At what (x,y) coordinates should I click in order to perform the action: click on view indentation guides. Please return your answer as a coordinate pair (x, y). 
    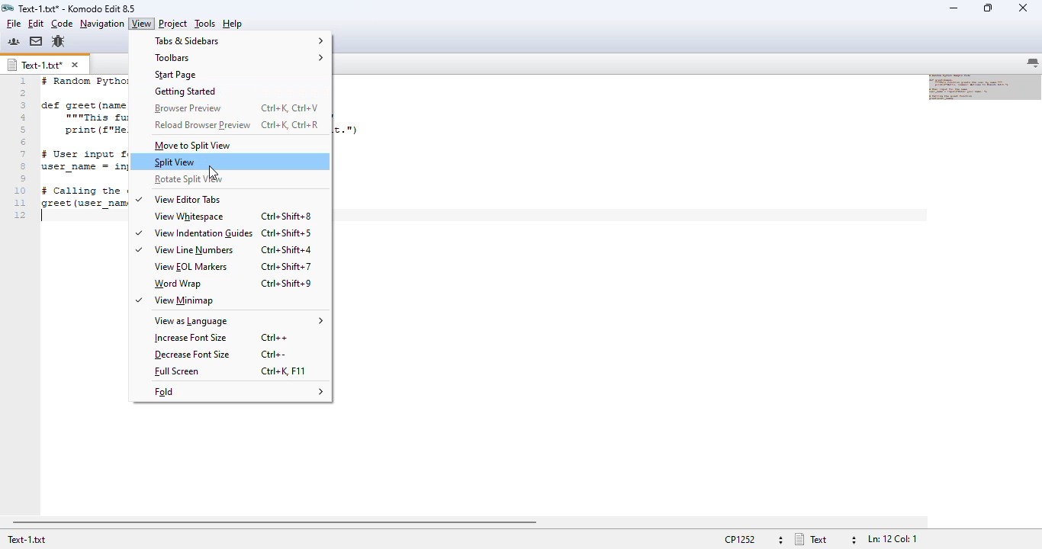
    Looking at the image, I should click on (194, 233).